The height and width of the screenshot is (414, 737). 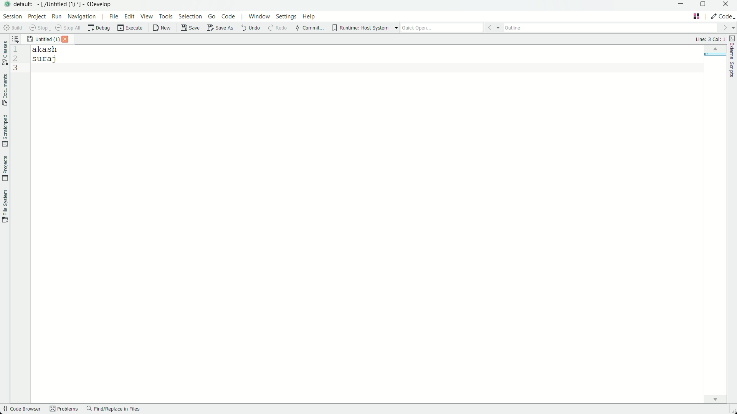 What do you see at coordinates (211, 17) in the screenshot?
I see `go menu` at bounding box center [211, 17].